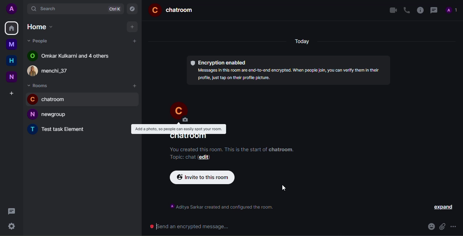 This screenshot has width=463, height=236. I want to click on more, so click(454, 226).